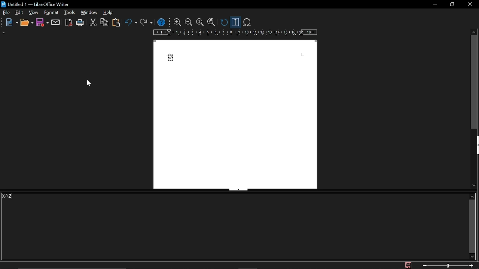  Describe the element at coordinates (235, 22) in the screenshot. I see `formula cursor` at that location.